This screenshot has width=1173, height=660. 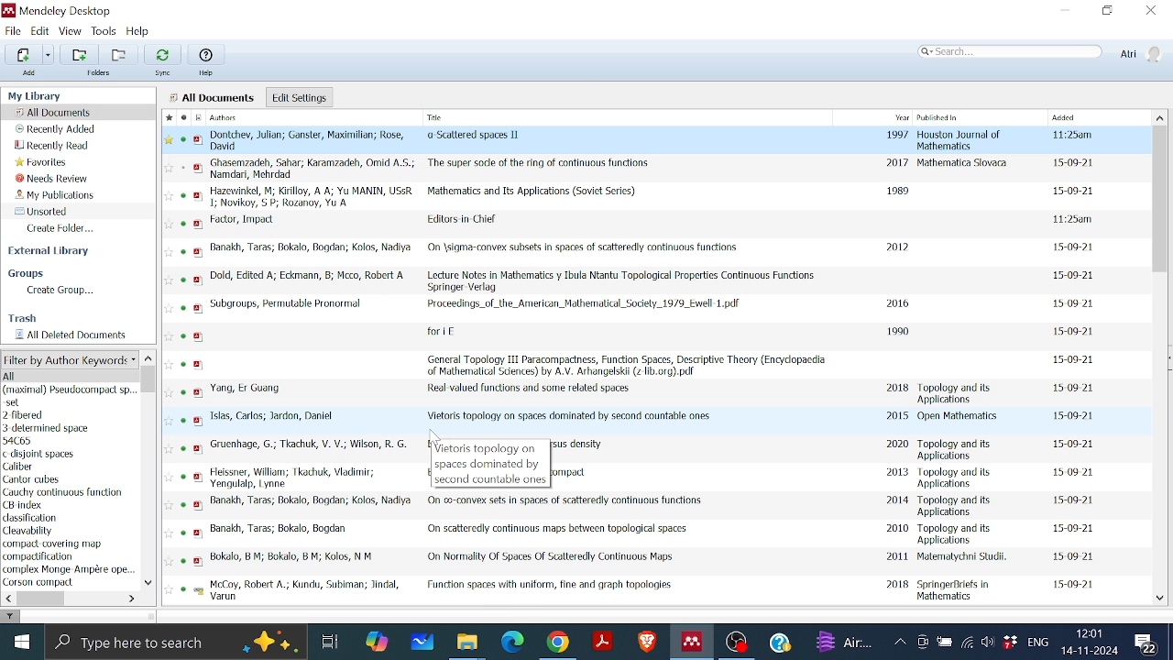 I want to click on date, so click(x=1073, y=416).